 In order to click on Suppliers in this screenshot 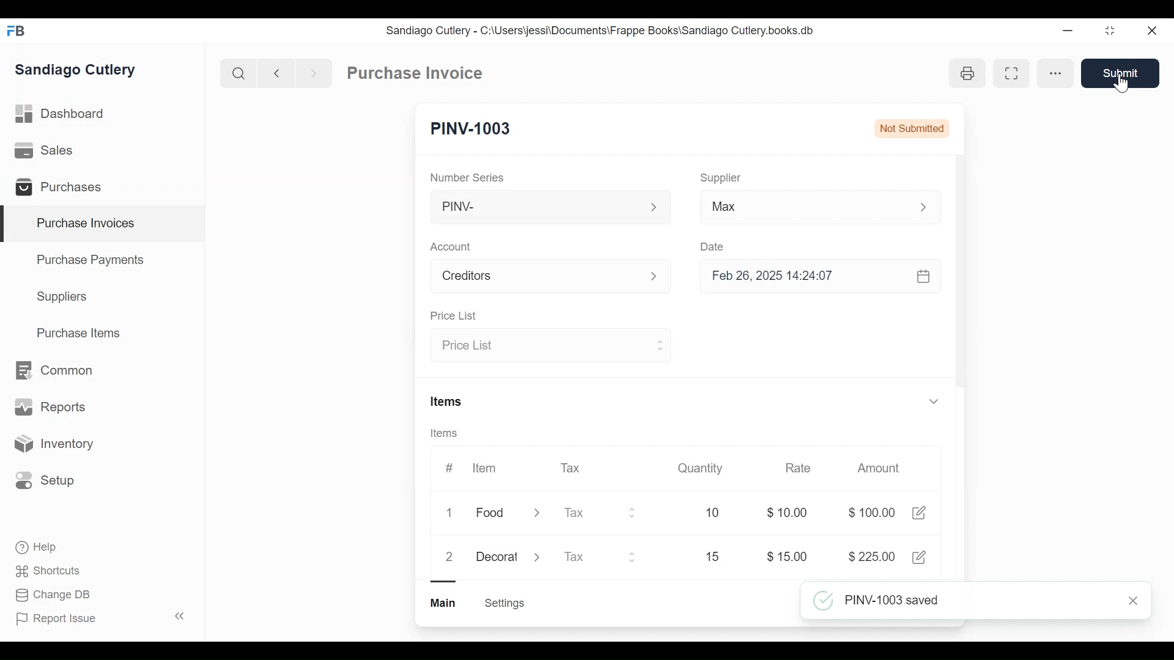, I will do `click(62, 297)`.